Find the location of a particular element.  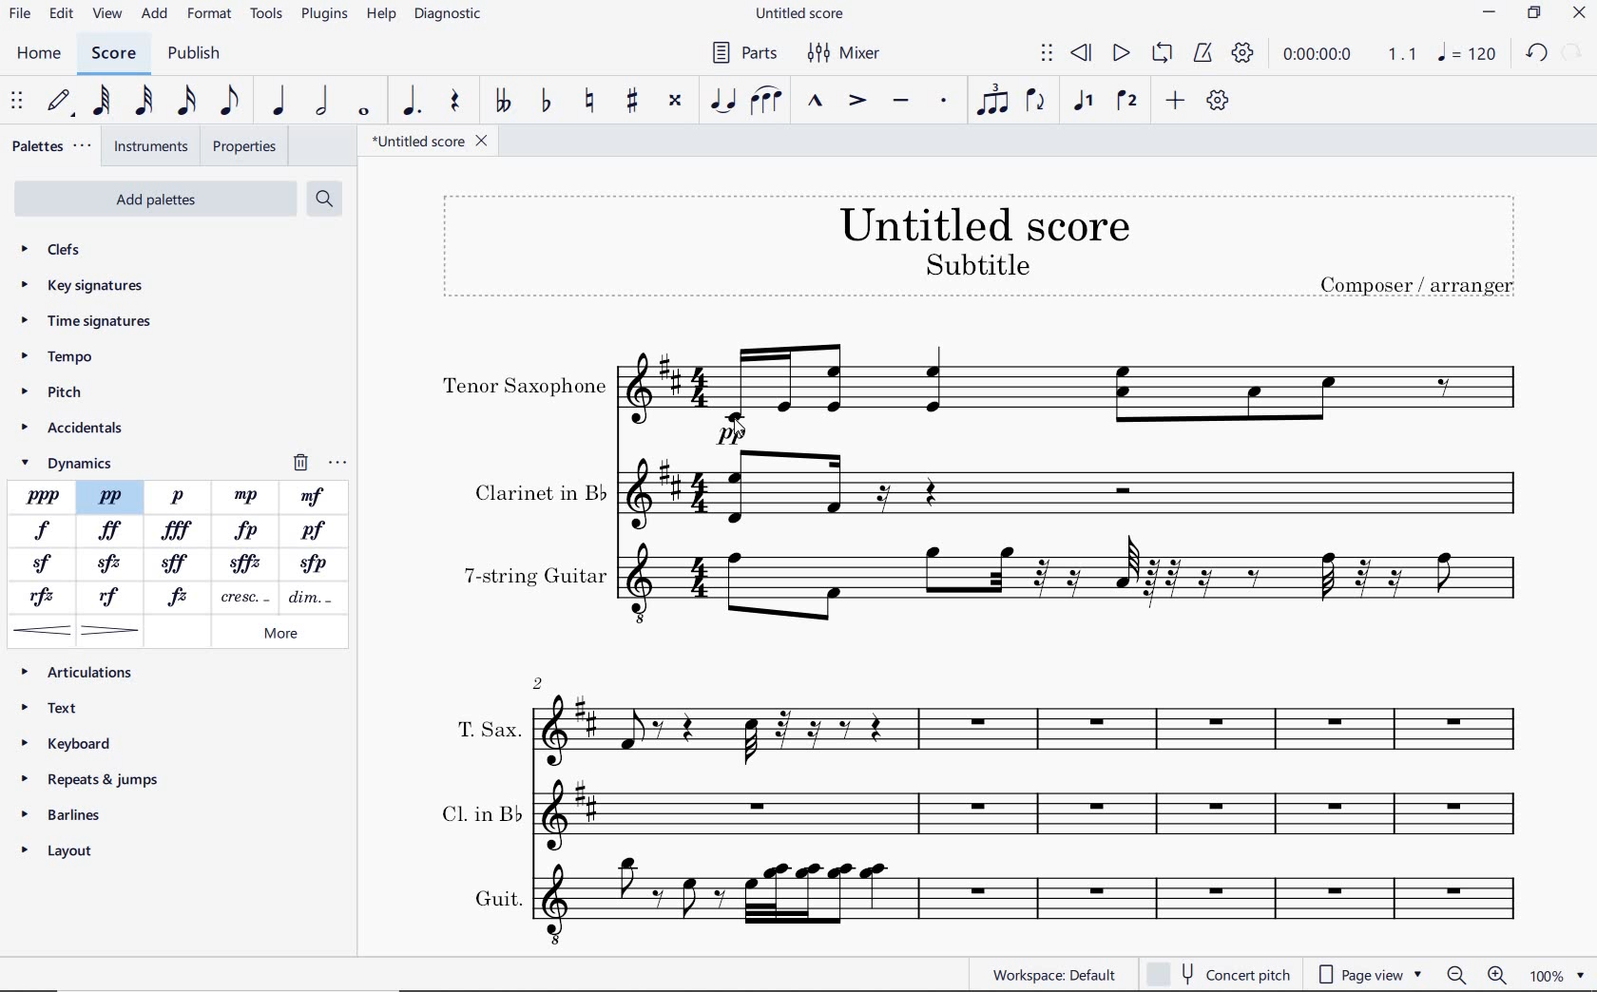

TIE is located at coordinates (723, 100).